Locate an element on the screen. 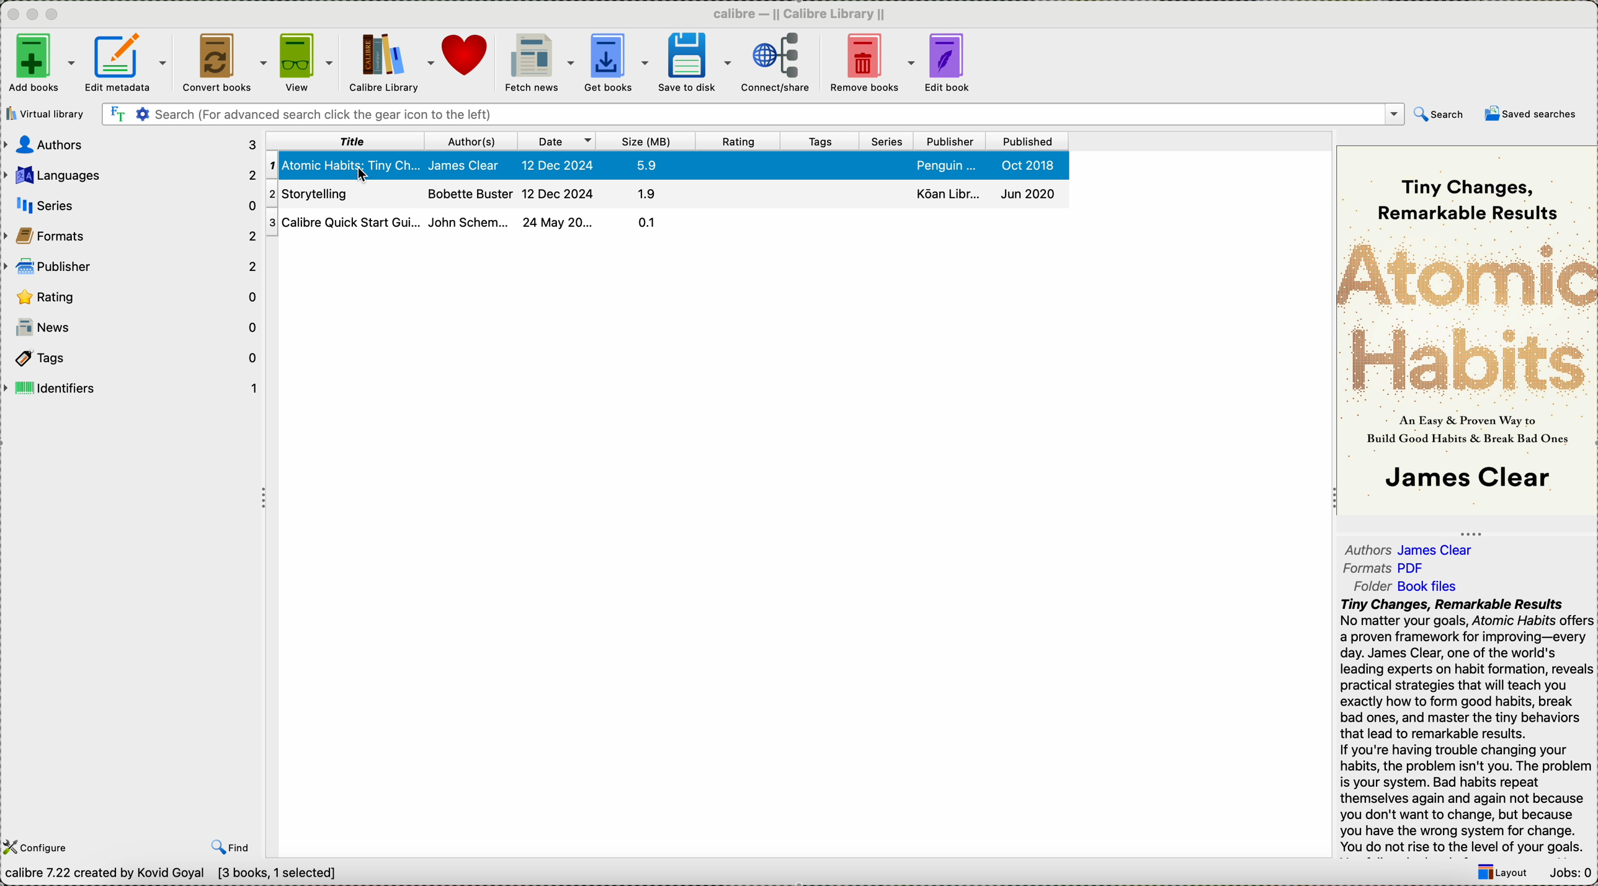 The height and width of the screenshot is (886, 1598). authors is located at coordinates (1412, 546).